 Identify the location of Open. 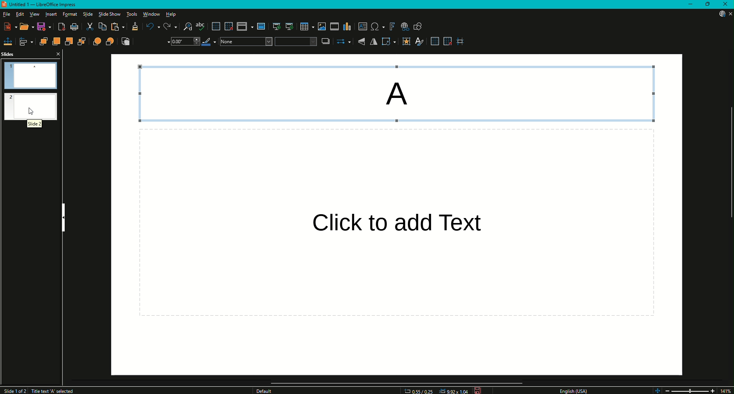
(24, 26).